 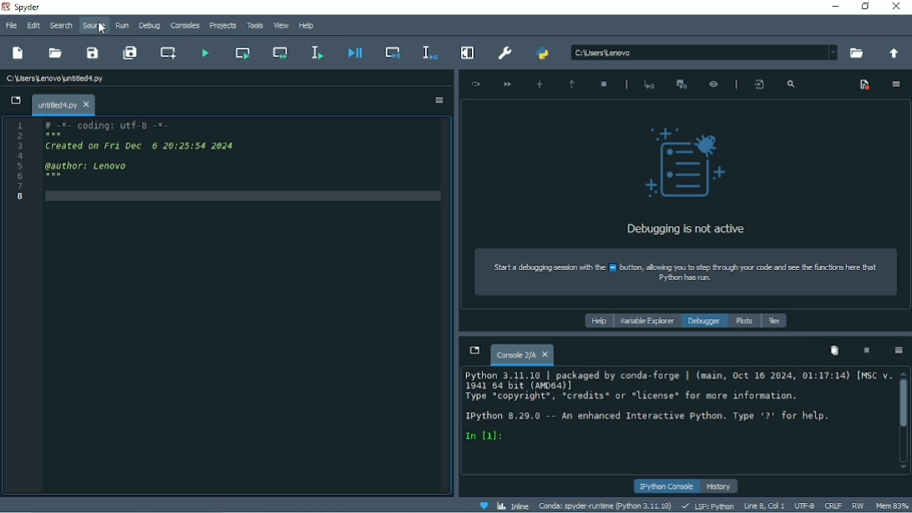 I want to click on Source, so click(x=94, y=25).